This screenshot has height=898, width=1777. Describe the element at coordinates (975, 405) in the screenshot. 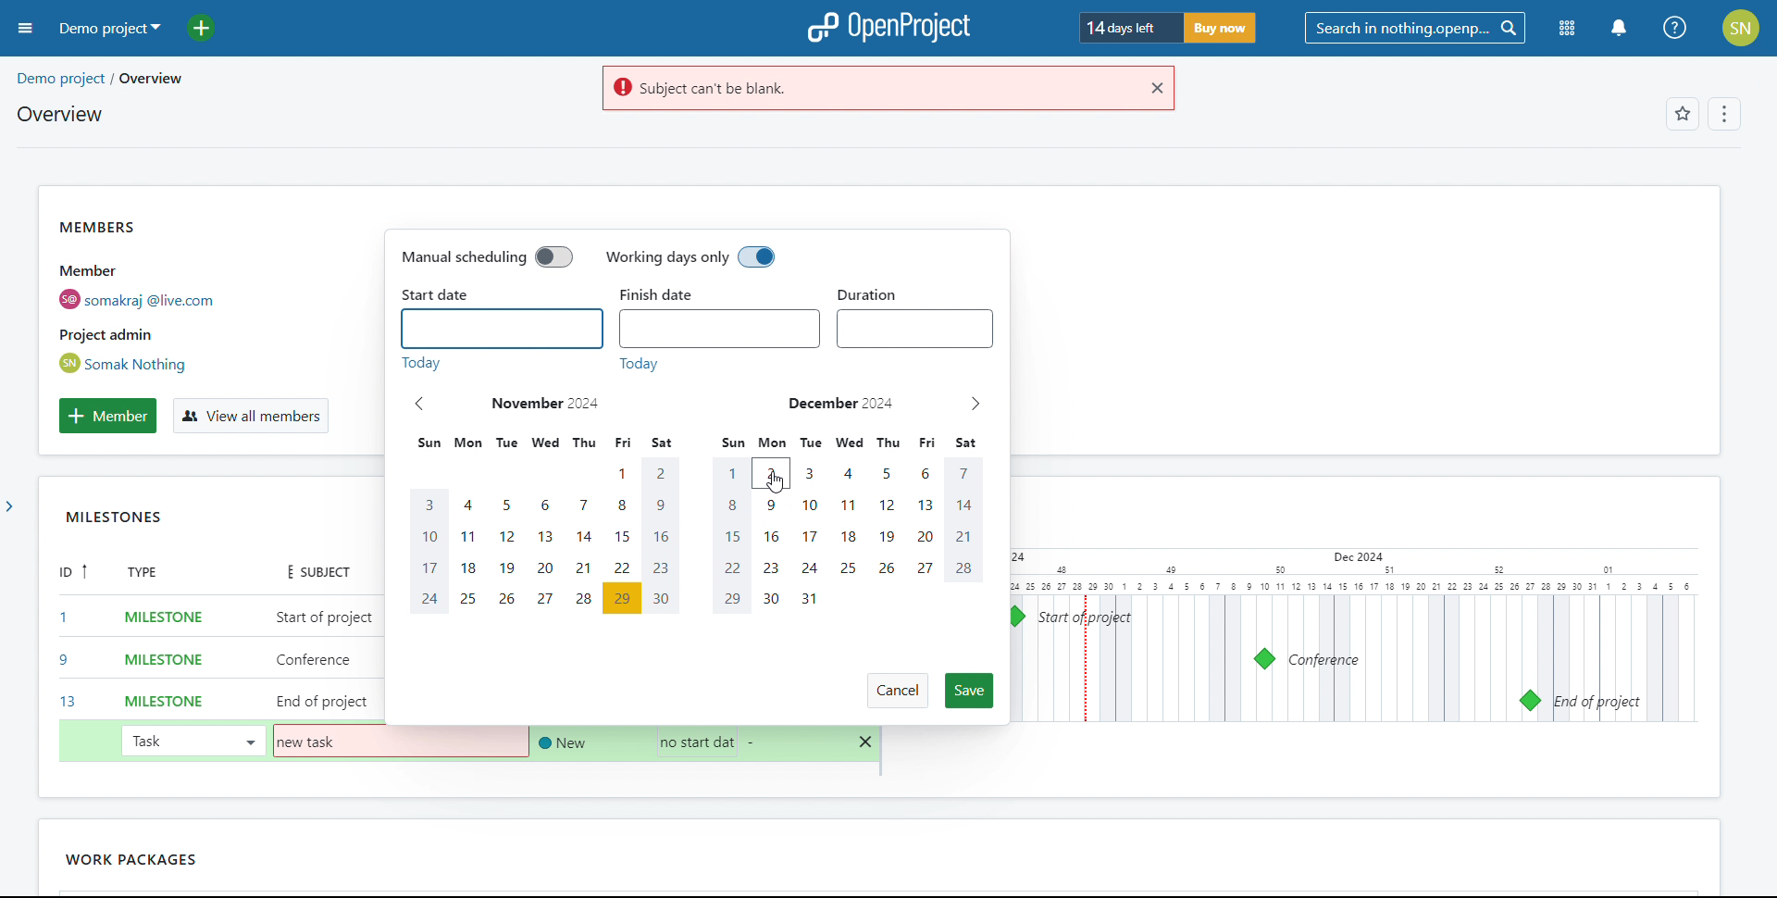

I see `next month` at that location.